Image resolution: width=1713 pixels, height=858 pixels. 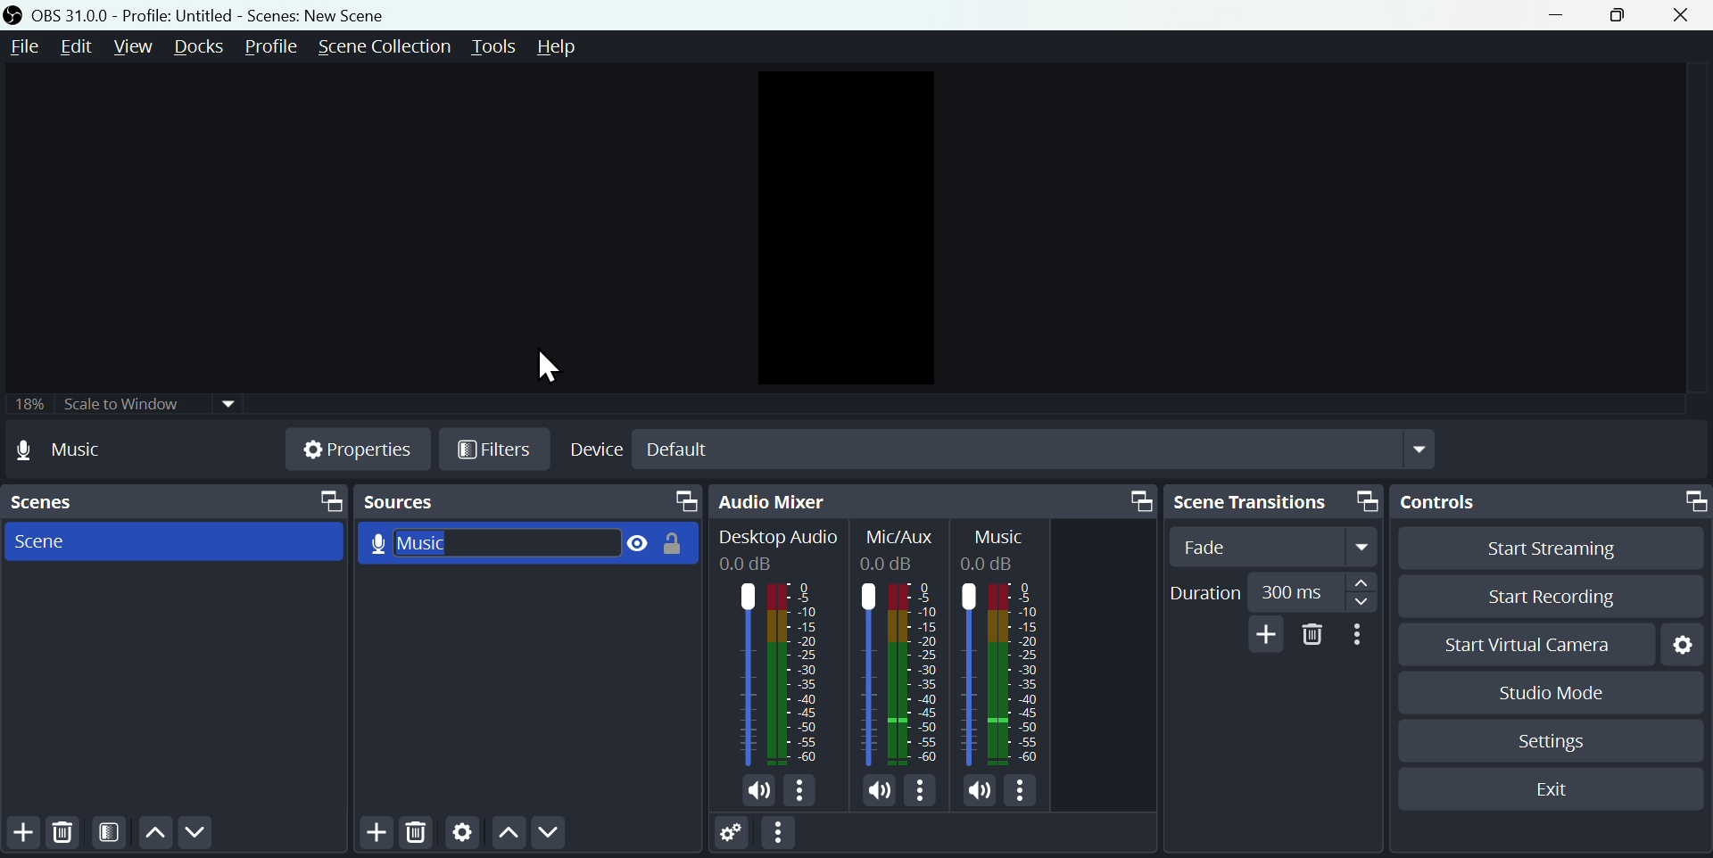 I want to click on close, so click(x=1685, y=13).